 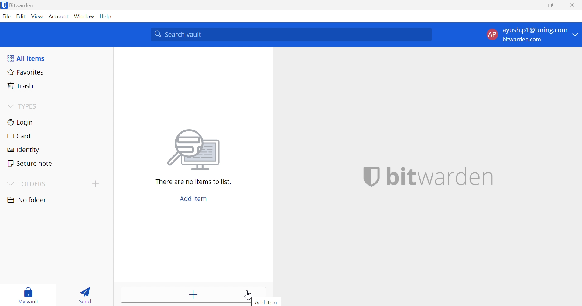 I want to click on My vault, so click(x=31, y=291).